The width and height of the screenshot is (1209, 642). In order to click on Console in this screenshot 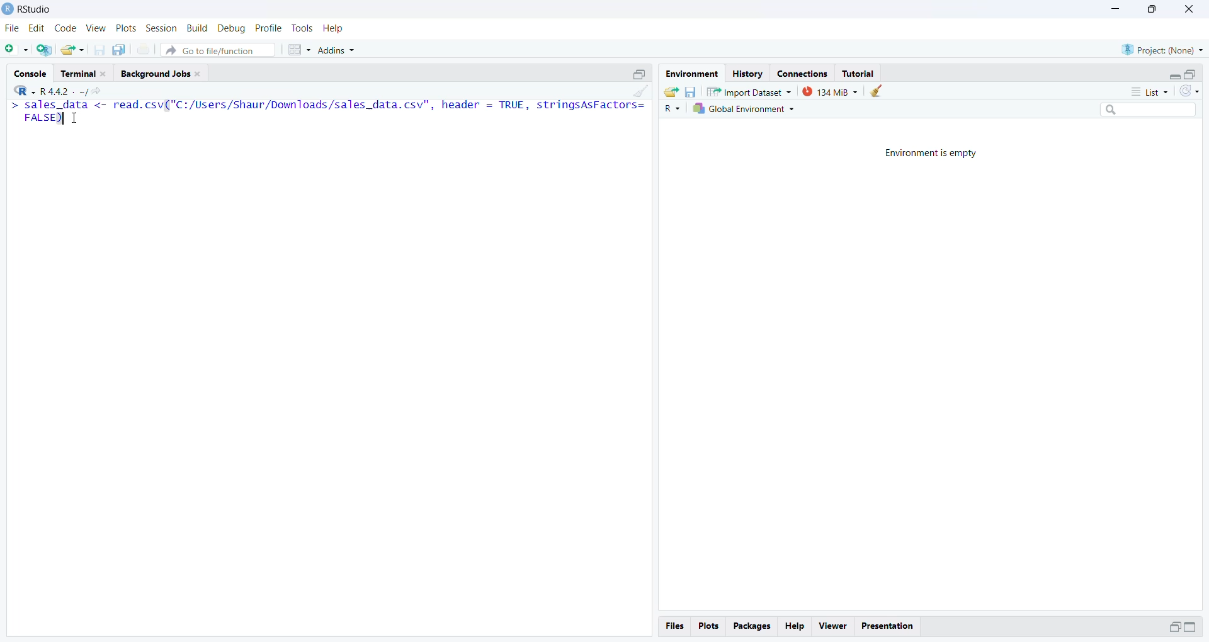, I will do `click(30, 72)`.